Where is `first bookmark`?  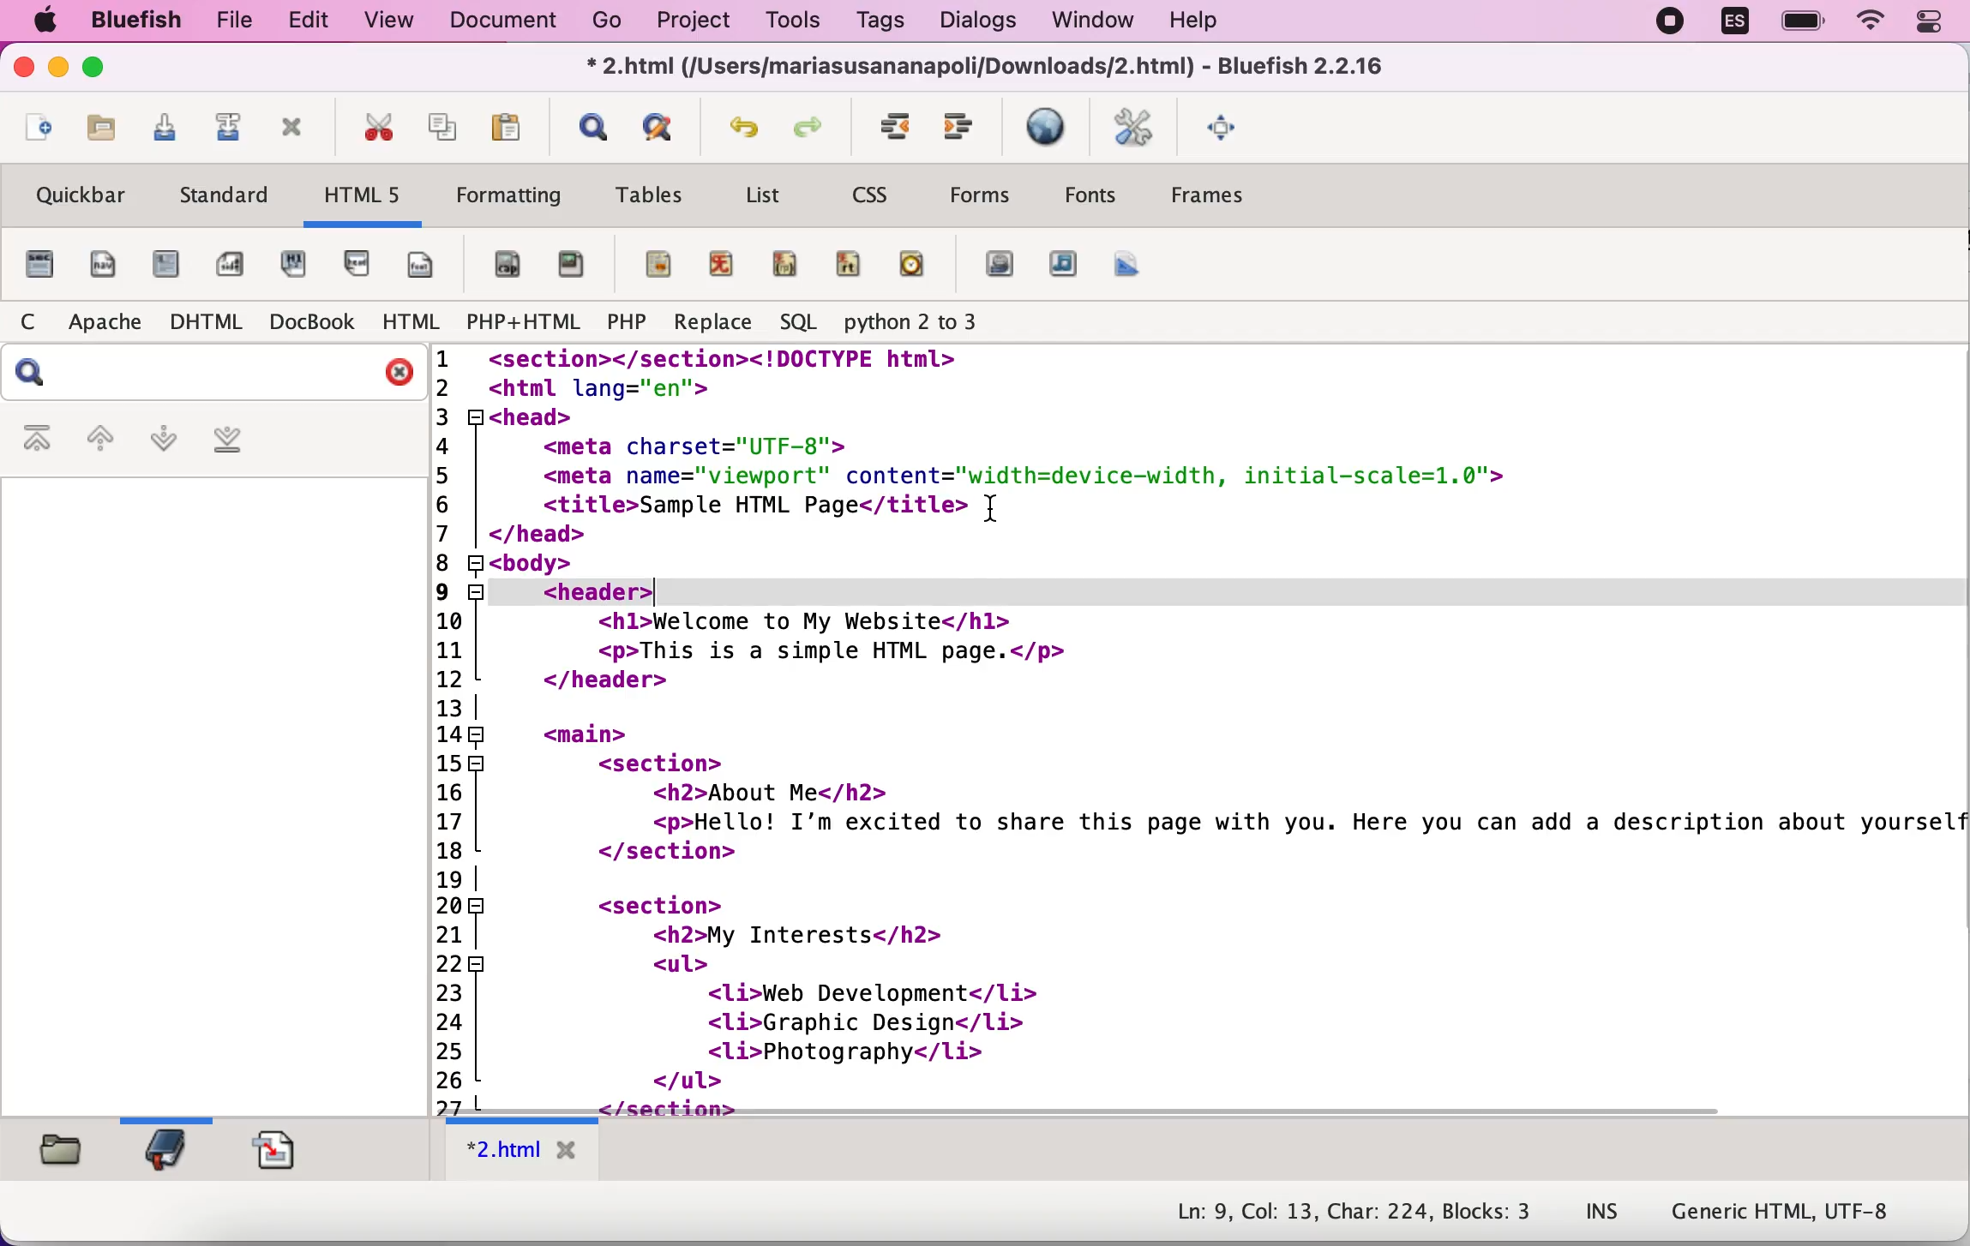 first bookmark is located at coordinates (39, 440).